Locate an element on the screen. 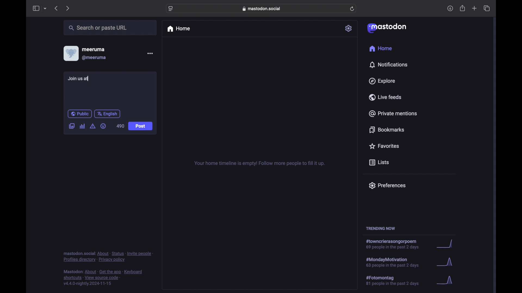  sidebar is located at coordinates (36, 8).